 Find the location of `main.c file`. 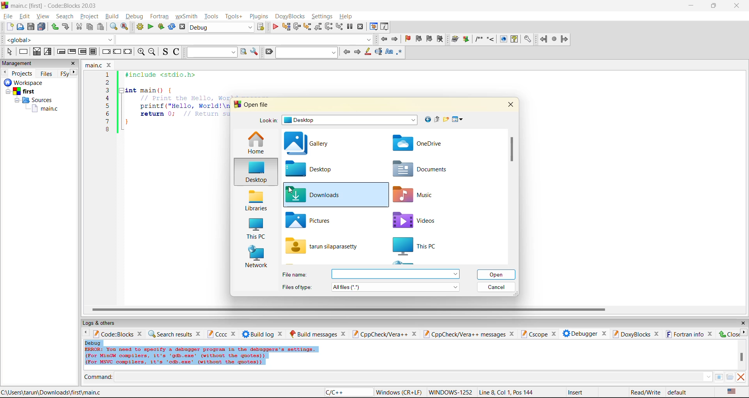

main.c file is located at coordinates (45, 109).